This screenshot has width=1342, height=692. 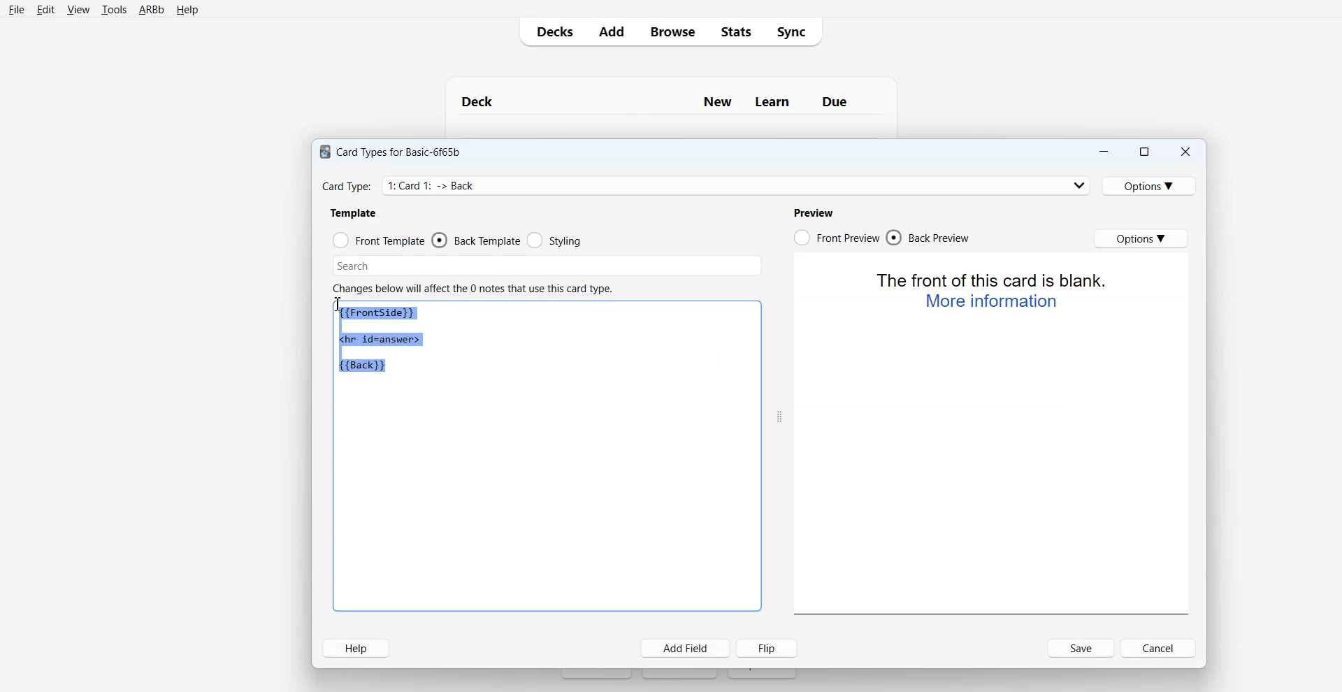 What do you see at coordinates (544, 264) in the screenshot?
I see `Search Bar` at bounding box center [544, 264].